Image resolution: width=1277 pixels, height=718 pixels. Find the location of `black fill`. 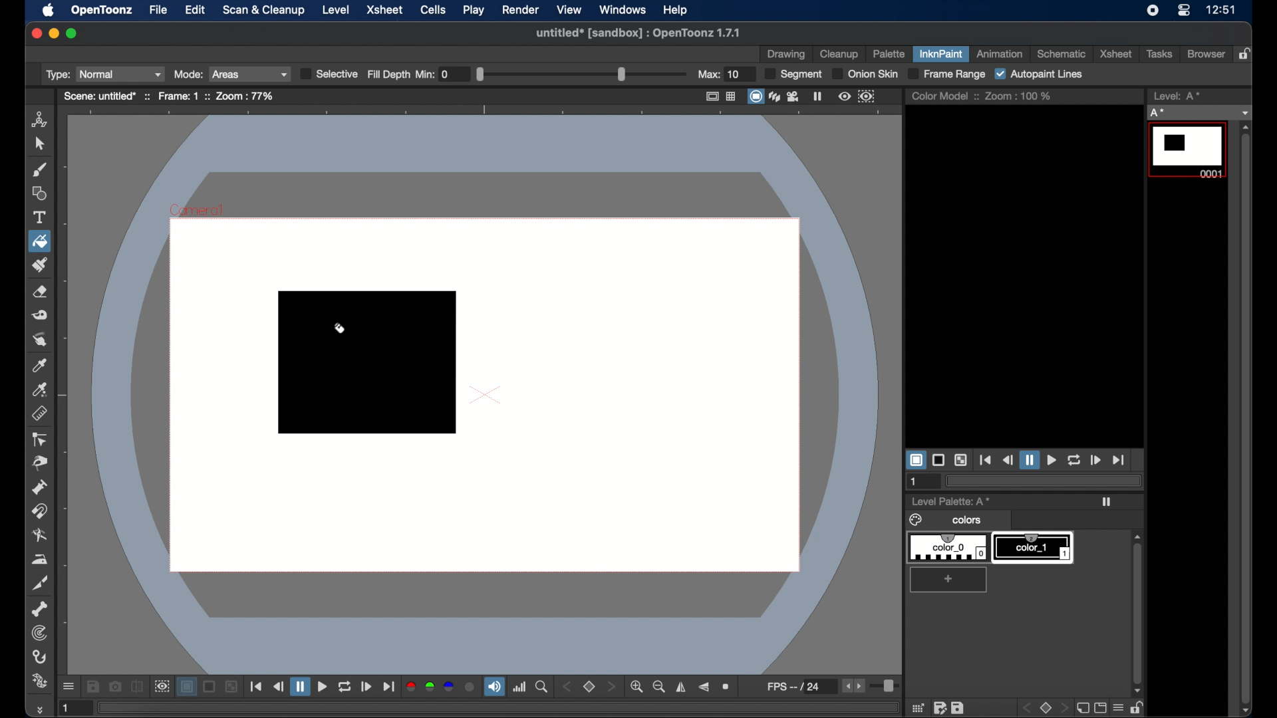

black fill is located at coordinates (367, 362).